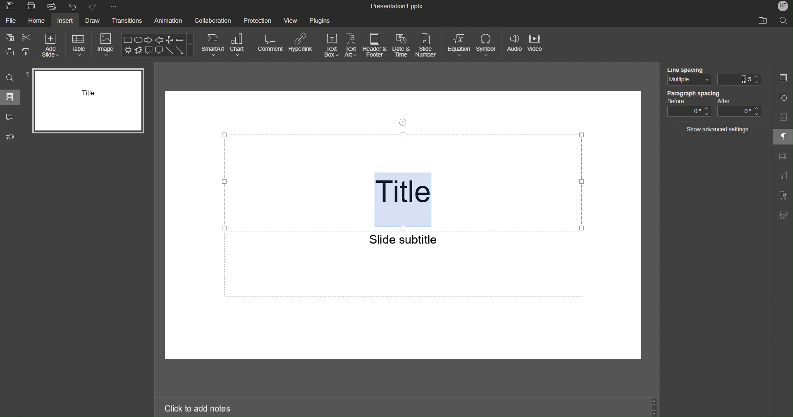 The width and height of the screenshot is (793, 417). I want to click on Paragraph Settings, so click(783, 137).